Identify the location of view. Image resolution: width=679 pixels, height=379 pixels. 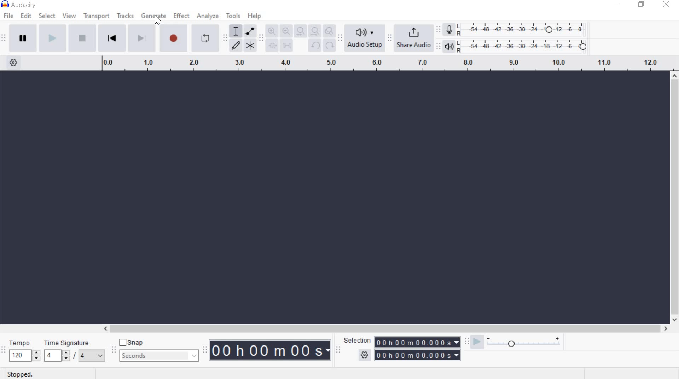
(69, 16).